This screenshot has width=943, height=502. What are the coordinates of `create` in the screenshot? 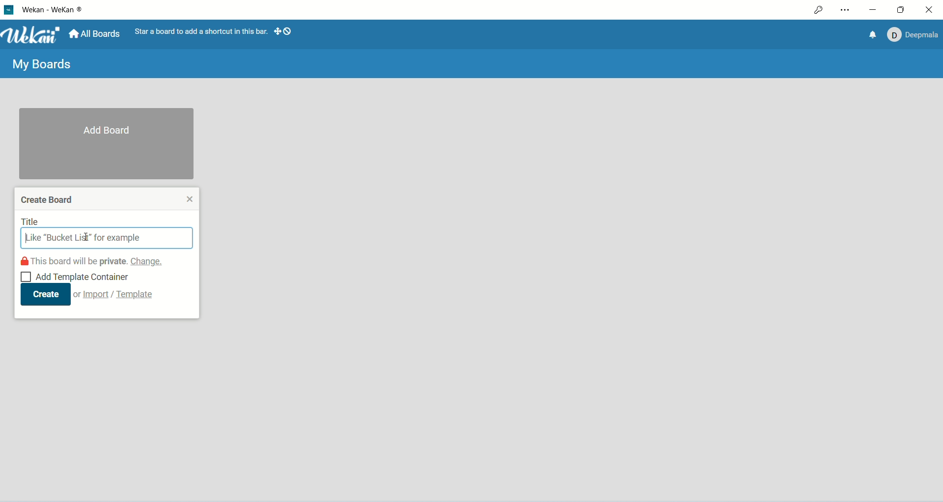 It's located at (45, 295).